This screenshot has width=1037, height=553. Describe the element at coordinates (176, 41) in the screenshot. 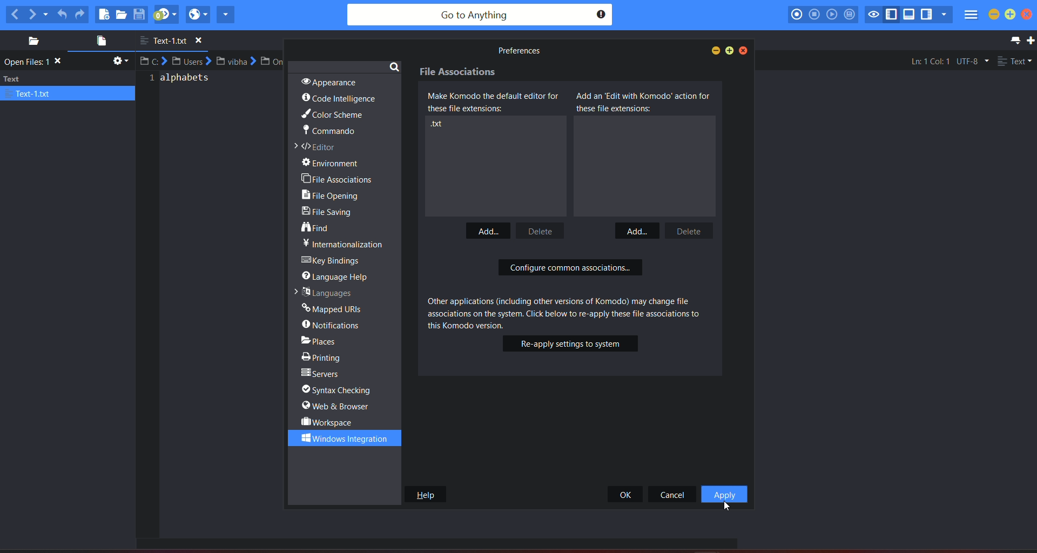

I see `file name` at that location.